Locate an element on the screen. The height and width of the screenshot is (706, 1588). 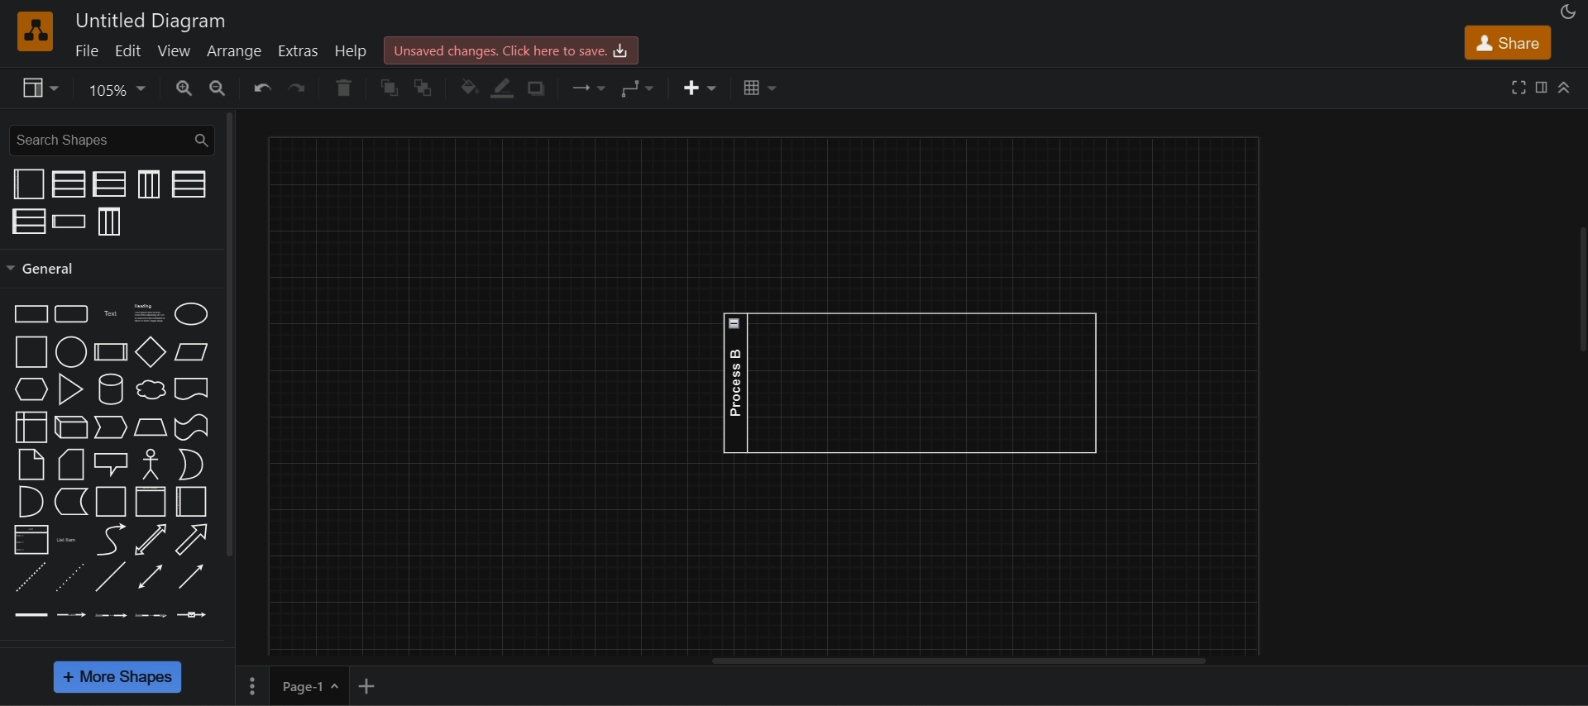
note is located at coordinates (32, 464).